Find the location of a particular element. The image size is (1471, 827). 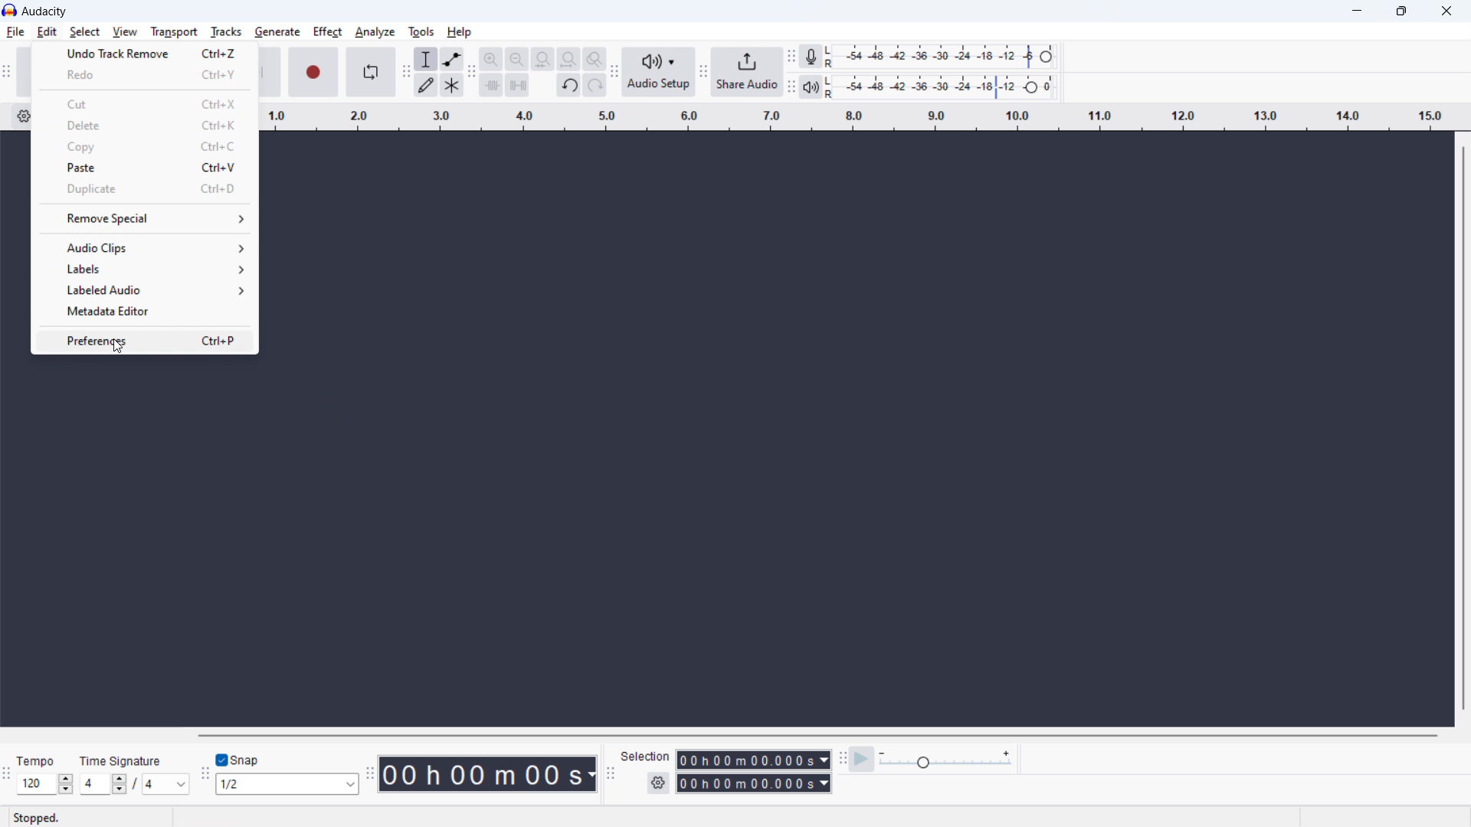

select snapping is located at coordinates (287, 784).